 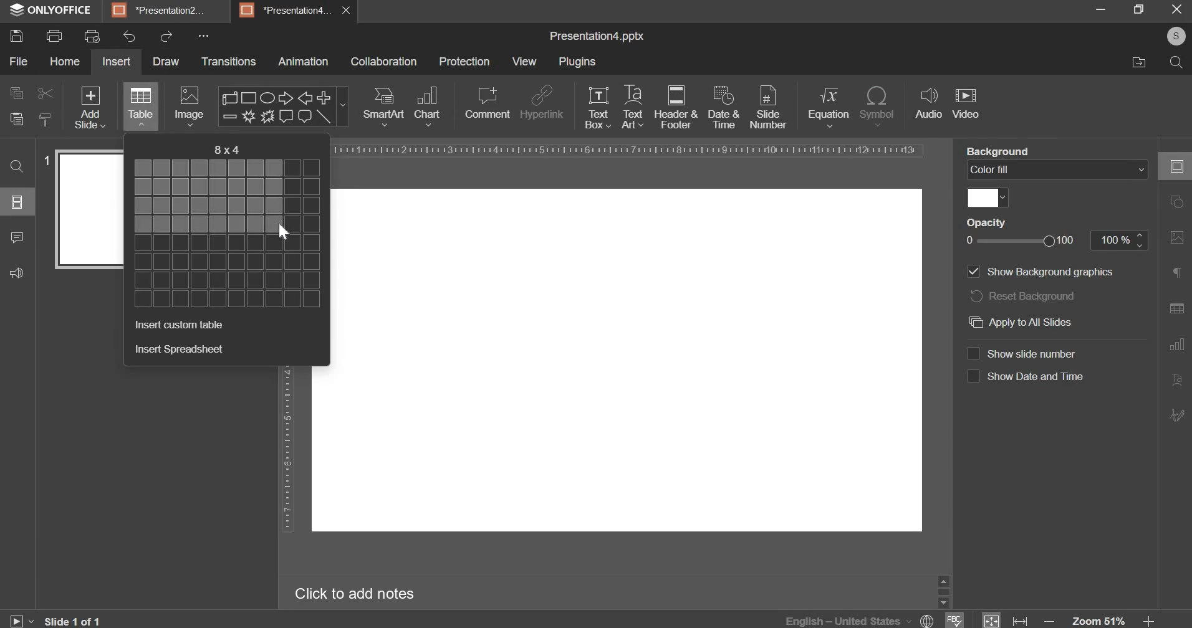 What do you see at coordinates (984, 222) in the screenshot?
I see `Opacity` at bounding box center [984, 222].